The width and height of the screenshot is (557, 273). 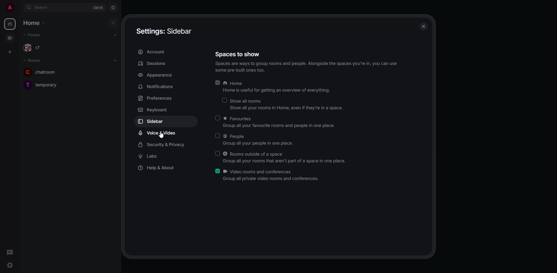 I want to click on people, so click(x=35, y=35).